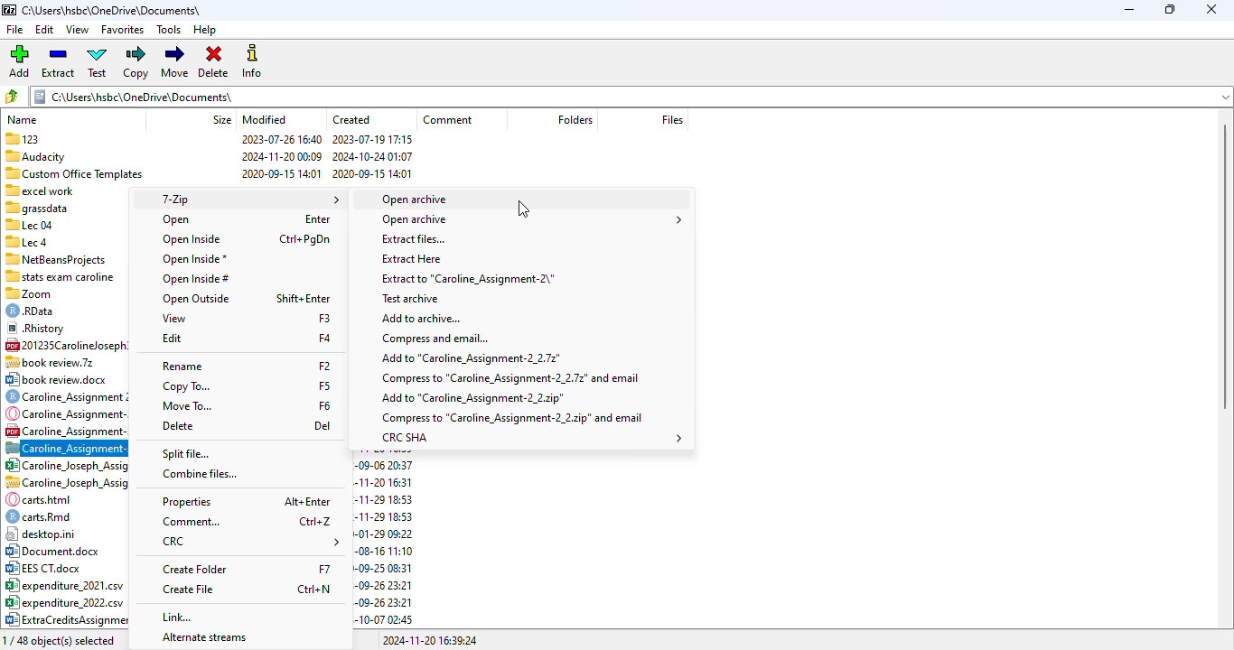 This screenshot has width=1234, height=650. Describe the element at coordinates (64, 241) in the screenshot. I see `Sllecd 2023-07-26 16:43 2023-07-26 16:41` at that location.